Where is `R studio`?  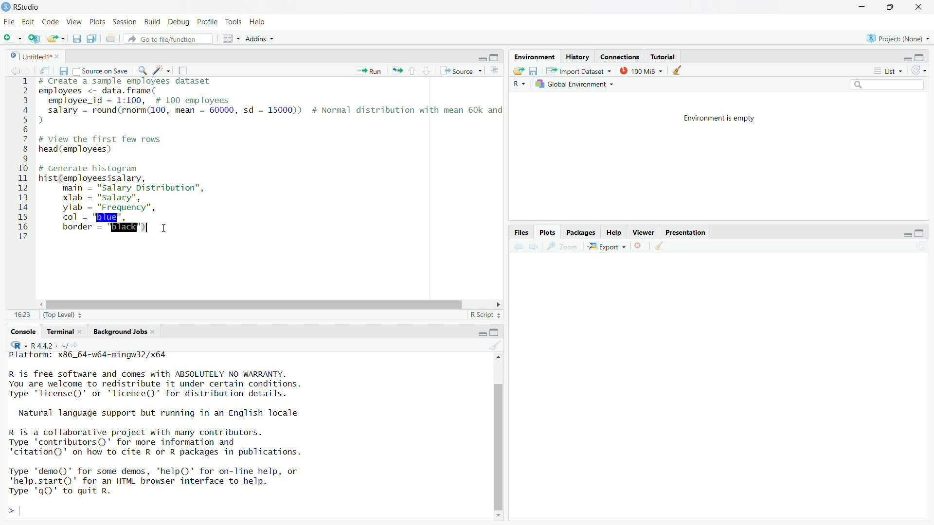 R studio is located at coordinates (27, 7).